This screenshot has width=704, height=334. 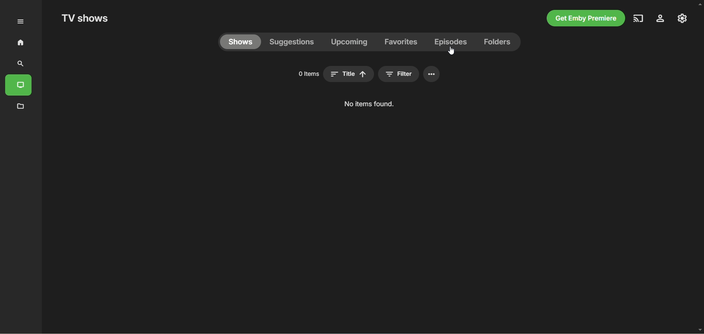 I want to click on text, so click(x=368, y=104).